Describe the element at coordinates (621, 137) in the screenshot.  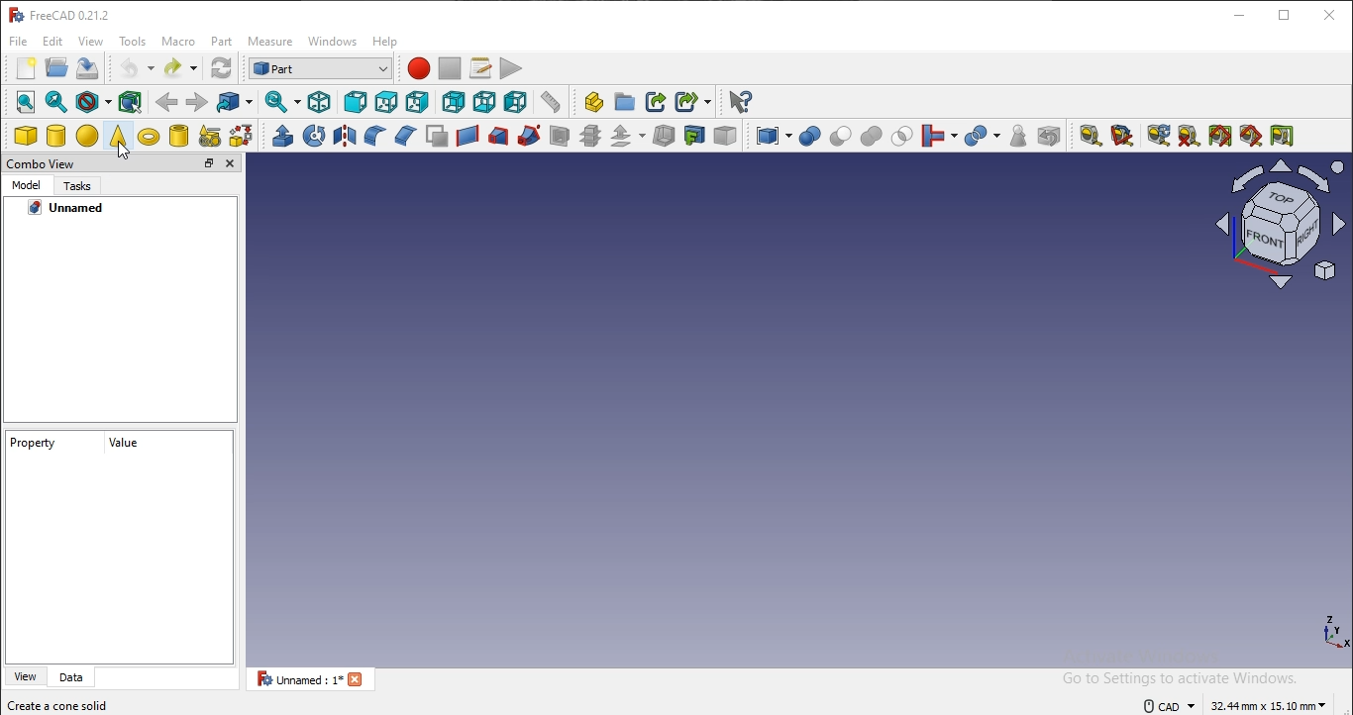
I see `offset` at that location.